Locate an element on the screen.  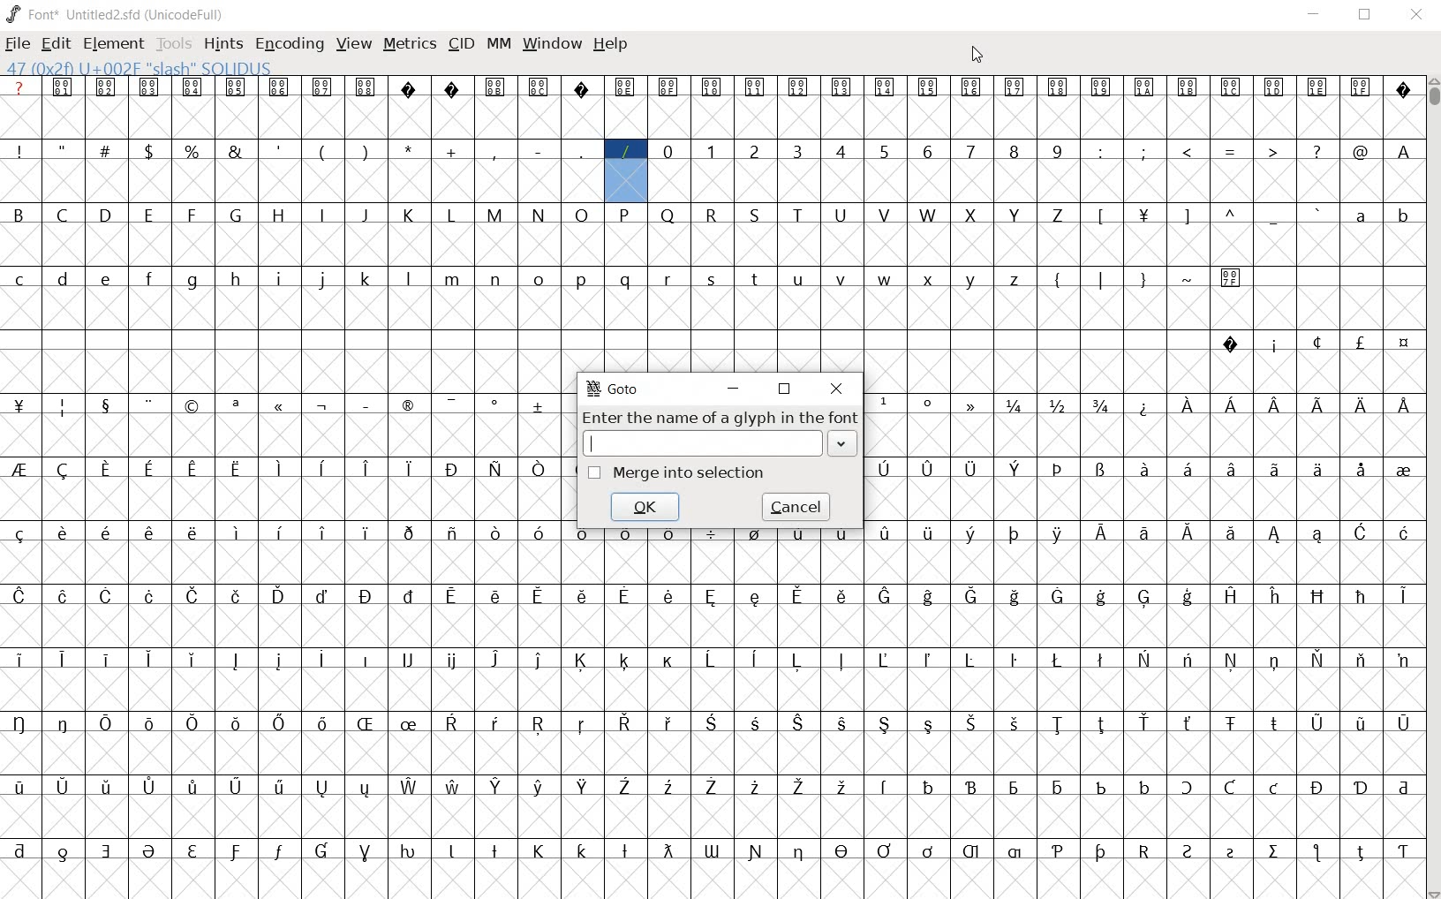
glyph is located at coordinates (668, 850).